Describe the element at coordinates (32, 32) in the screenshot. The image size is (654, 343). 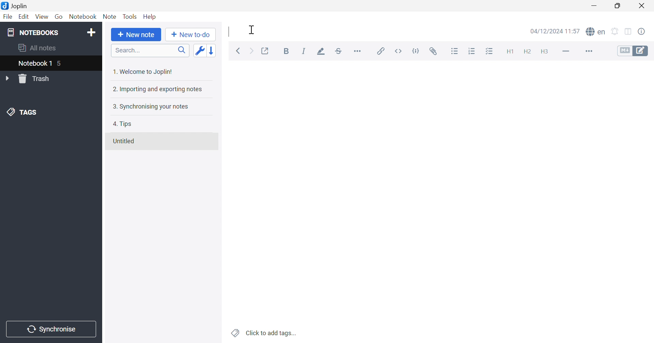
I see `NOTEBOOKS` at that location.